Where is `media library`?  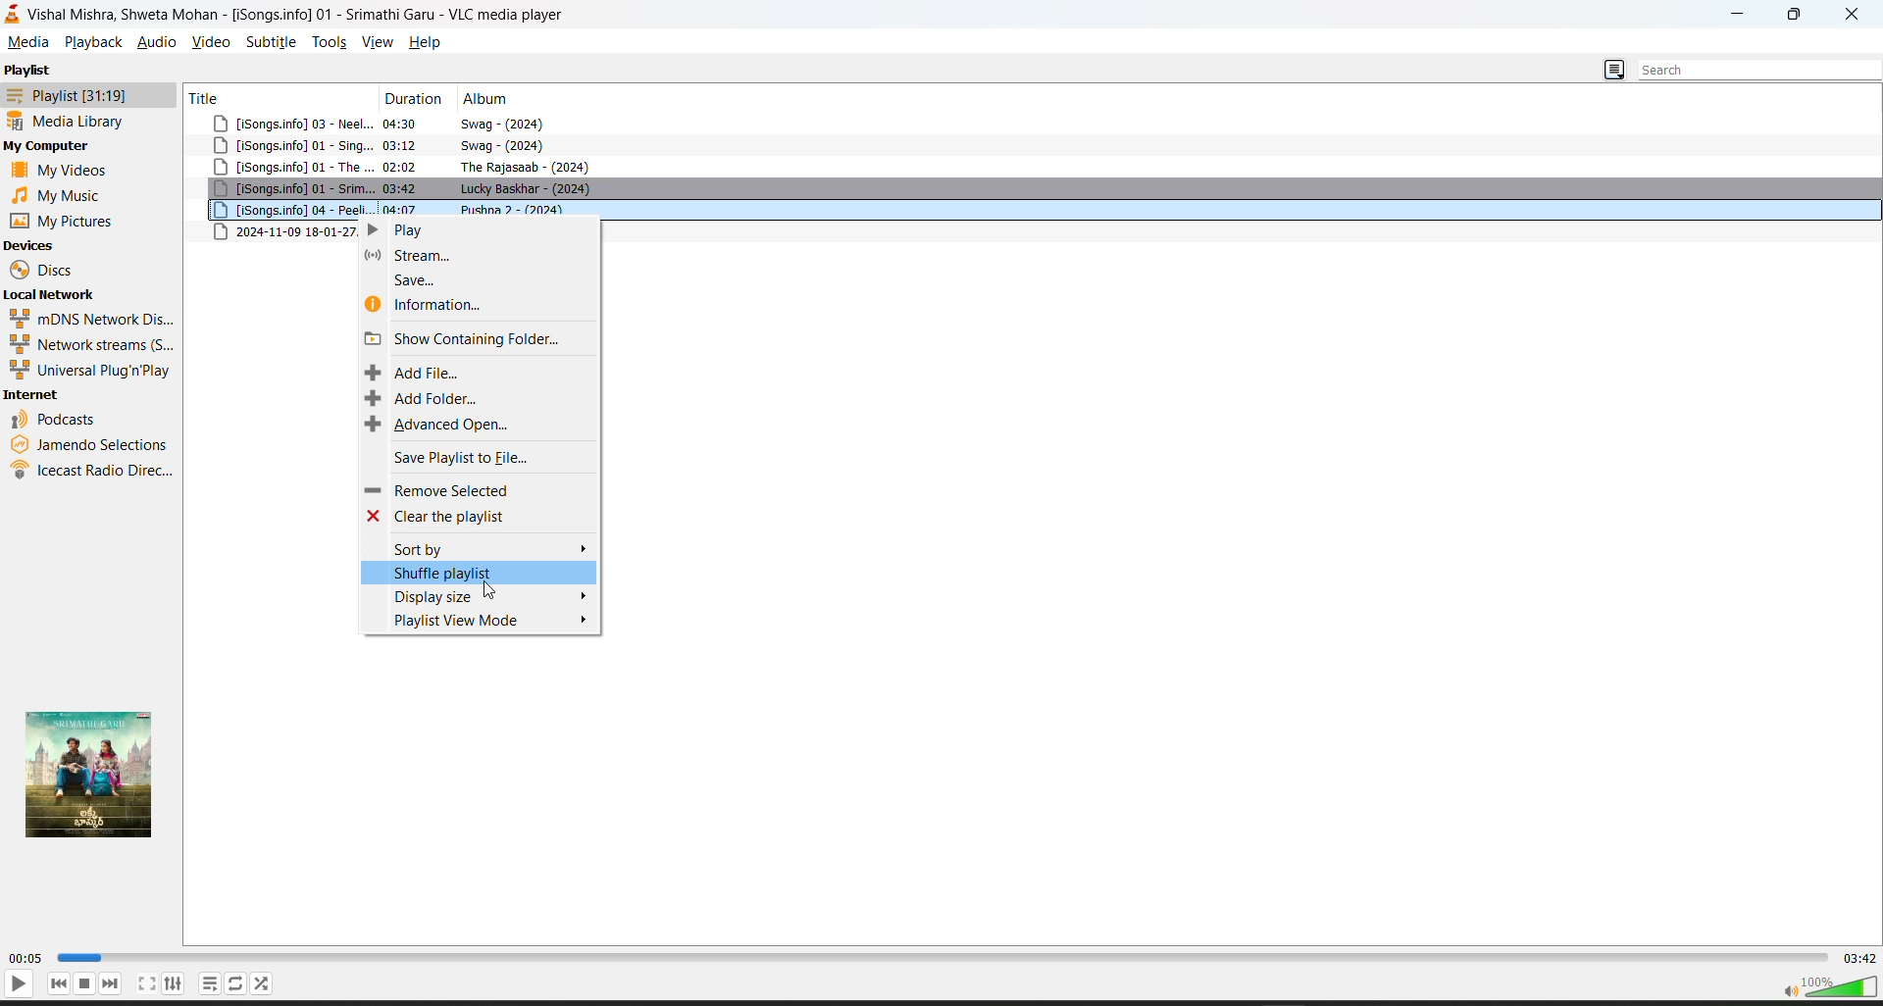
media library is located at coordinates (66, 120).